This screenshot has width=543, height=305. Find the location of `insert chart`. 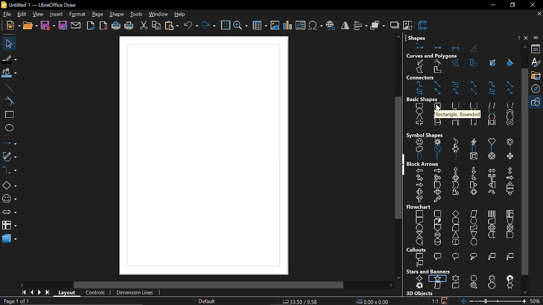

insert chart is located at coordinates (288, 25).